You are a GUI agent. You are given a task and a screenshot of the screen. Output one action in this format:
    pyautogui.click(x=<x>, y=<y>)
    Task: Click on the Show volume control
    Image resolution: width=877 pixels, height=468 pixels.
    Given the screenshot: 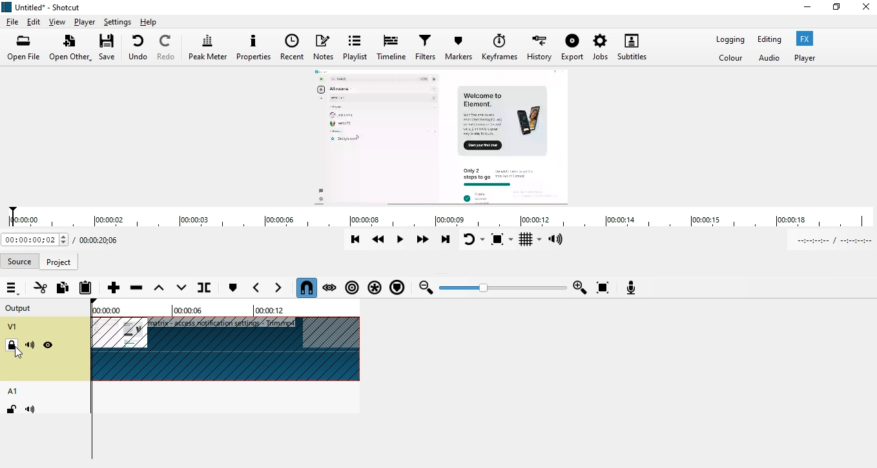 What is the action you would take?
    pyautogui.click(x=558, y=240)
    